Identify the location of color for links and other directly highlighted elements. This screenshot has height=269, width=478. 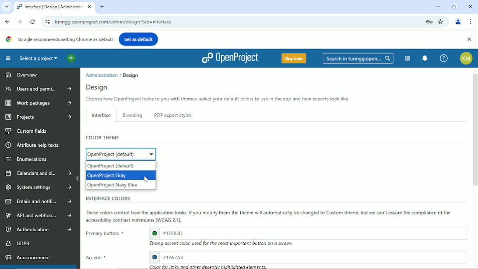
(209, 266).